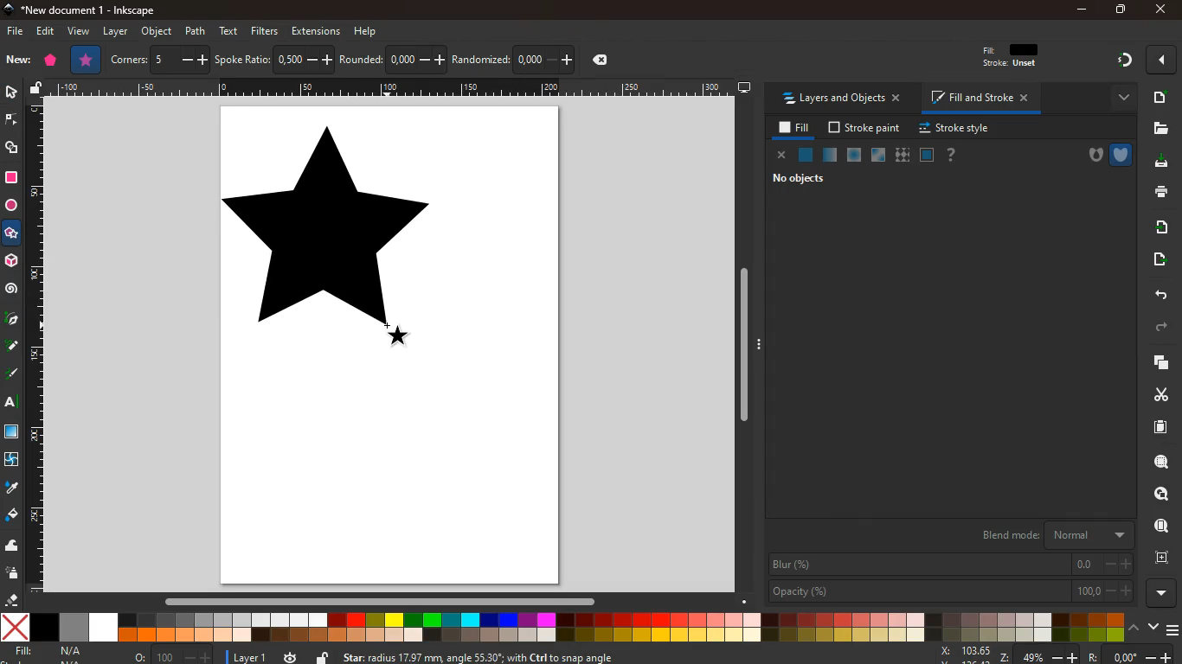  I want to click on square, so click(11, 433).